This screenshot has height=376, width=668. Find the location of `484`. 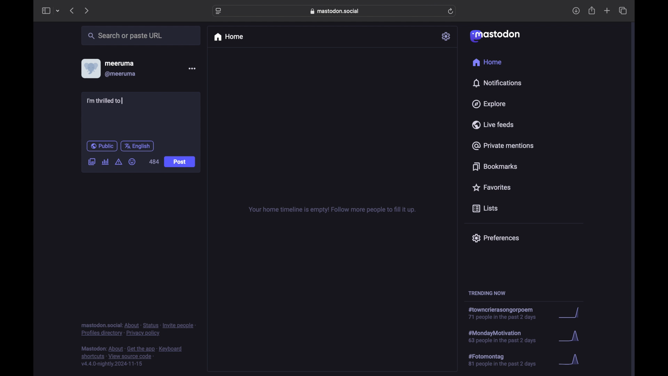

484 is located at coordinates (154, 162).